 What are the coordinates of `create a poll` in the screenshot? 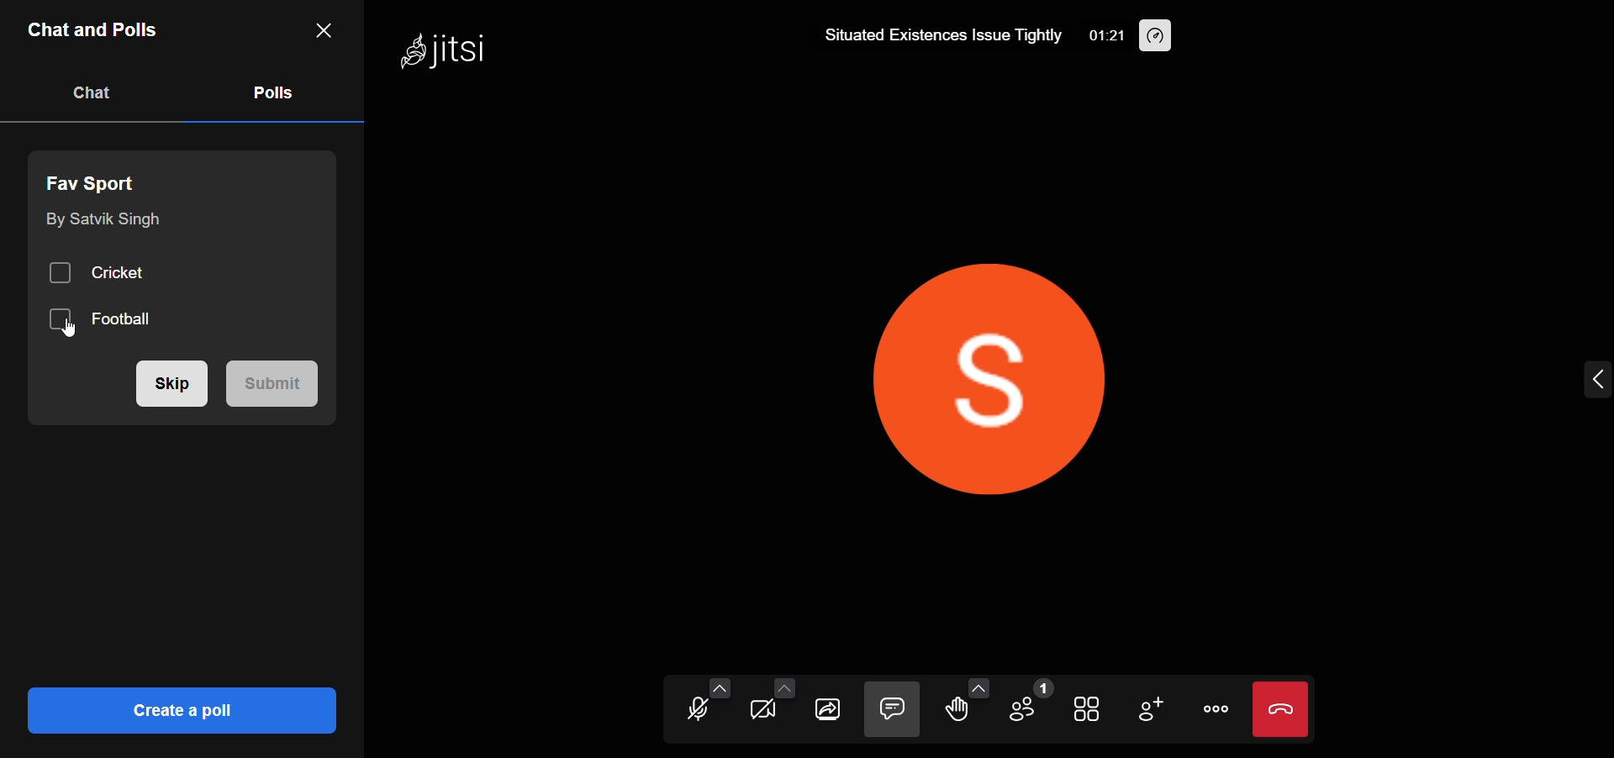 It's located at (182, 710).